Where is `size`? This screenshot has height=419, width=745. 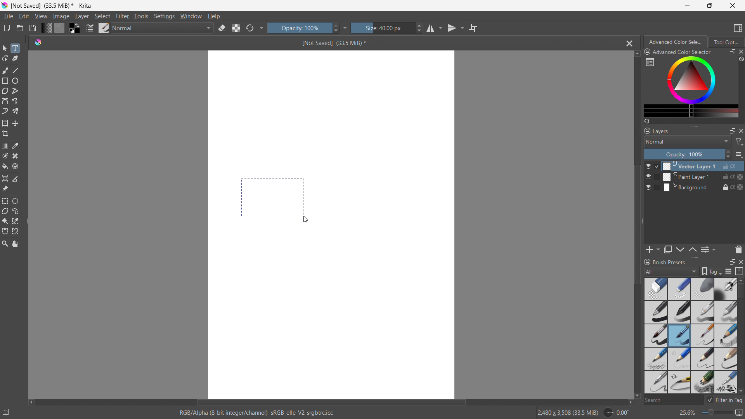 size is located at coordinates (387, 28).